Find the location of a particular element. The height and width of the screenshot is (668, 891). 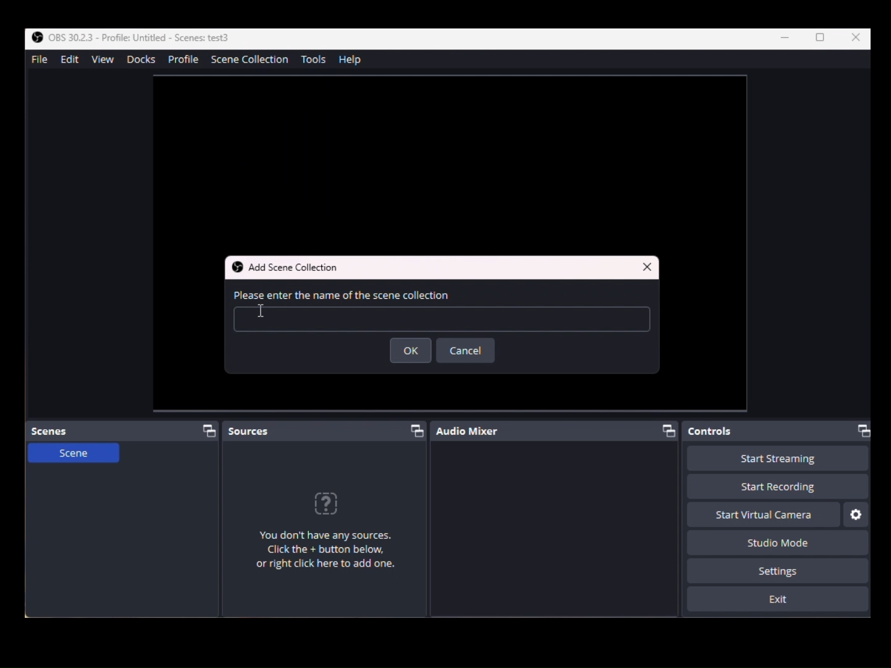

Profile is located at coordinates (184, 61).